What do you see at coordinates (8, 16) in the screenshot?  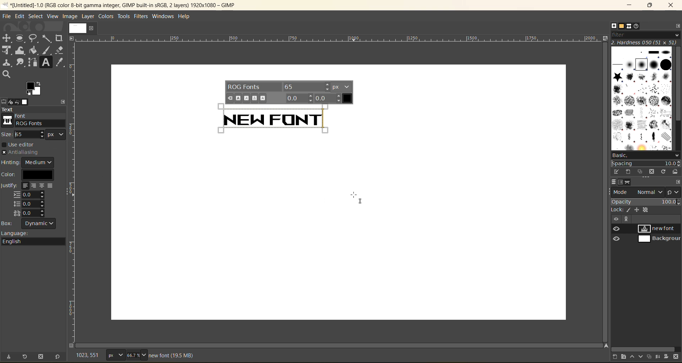 I see `file` at bounding box center [8, 16].